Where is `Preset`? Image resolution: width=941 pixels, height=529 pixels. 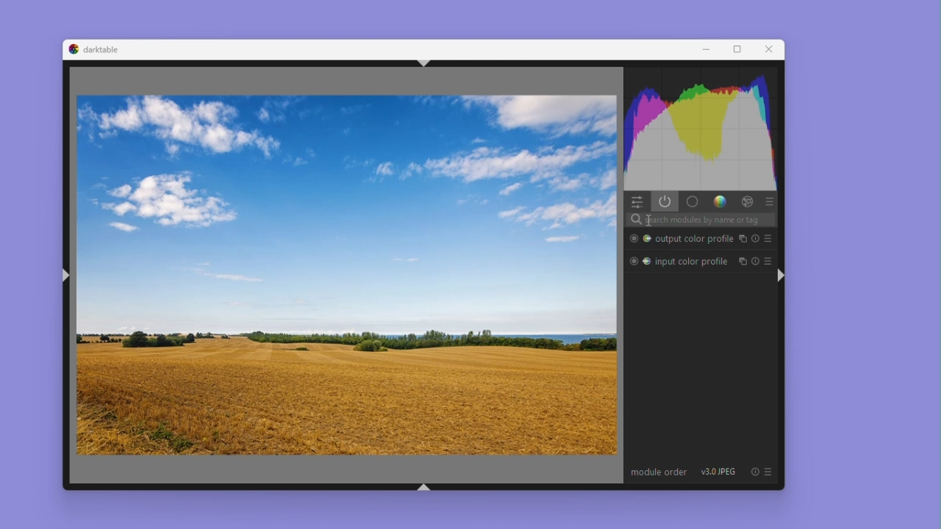
Preset is located at coordinates (768, 238).